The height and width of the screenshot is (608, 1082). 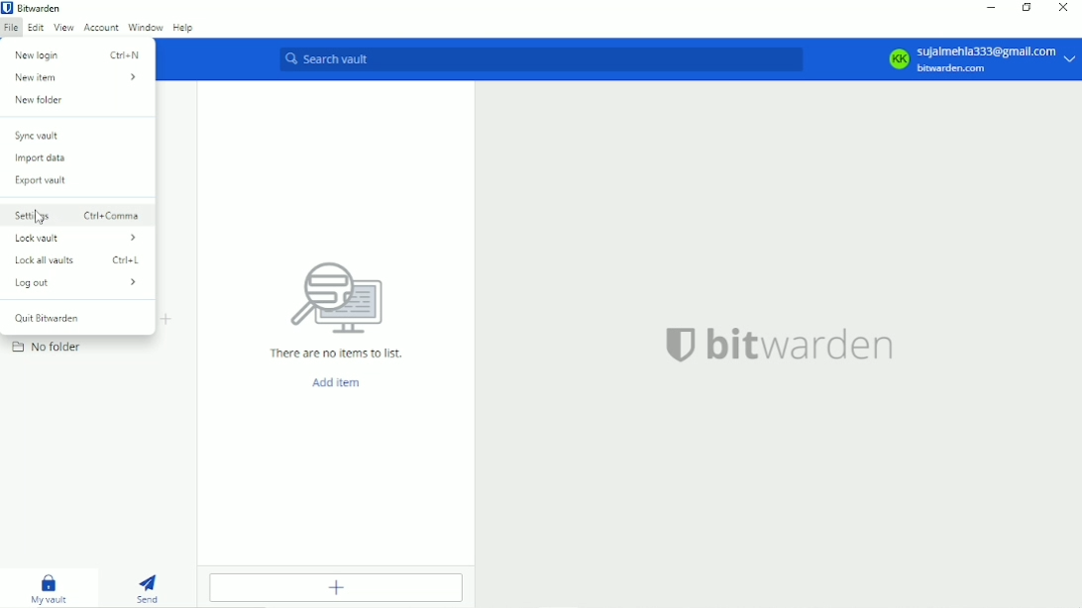 I want to click on Send, so click(x=149, y=586).